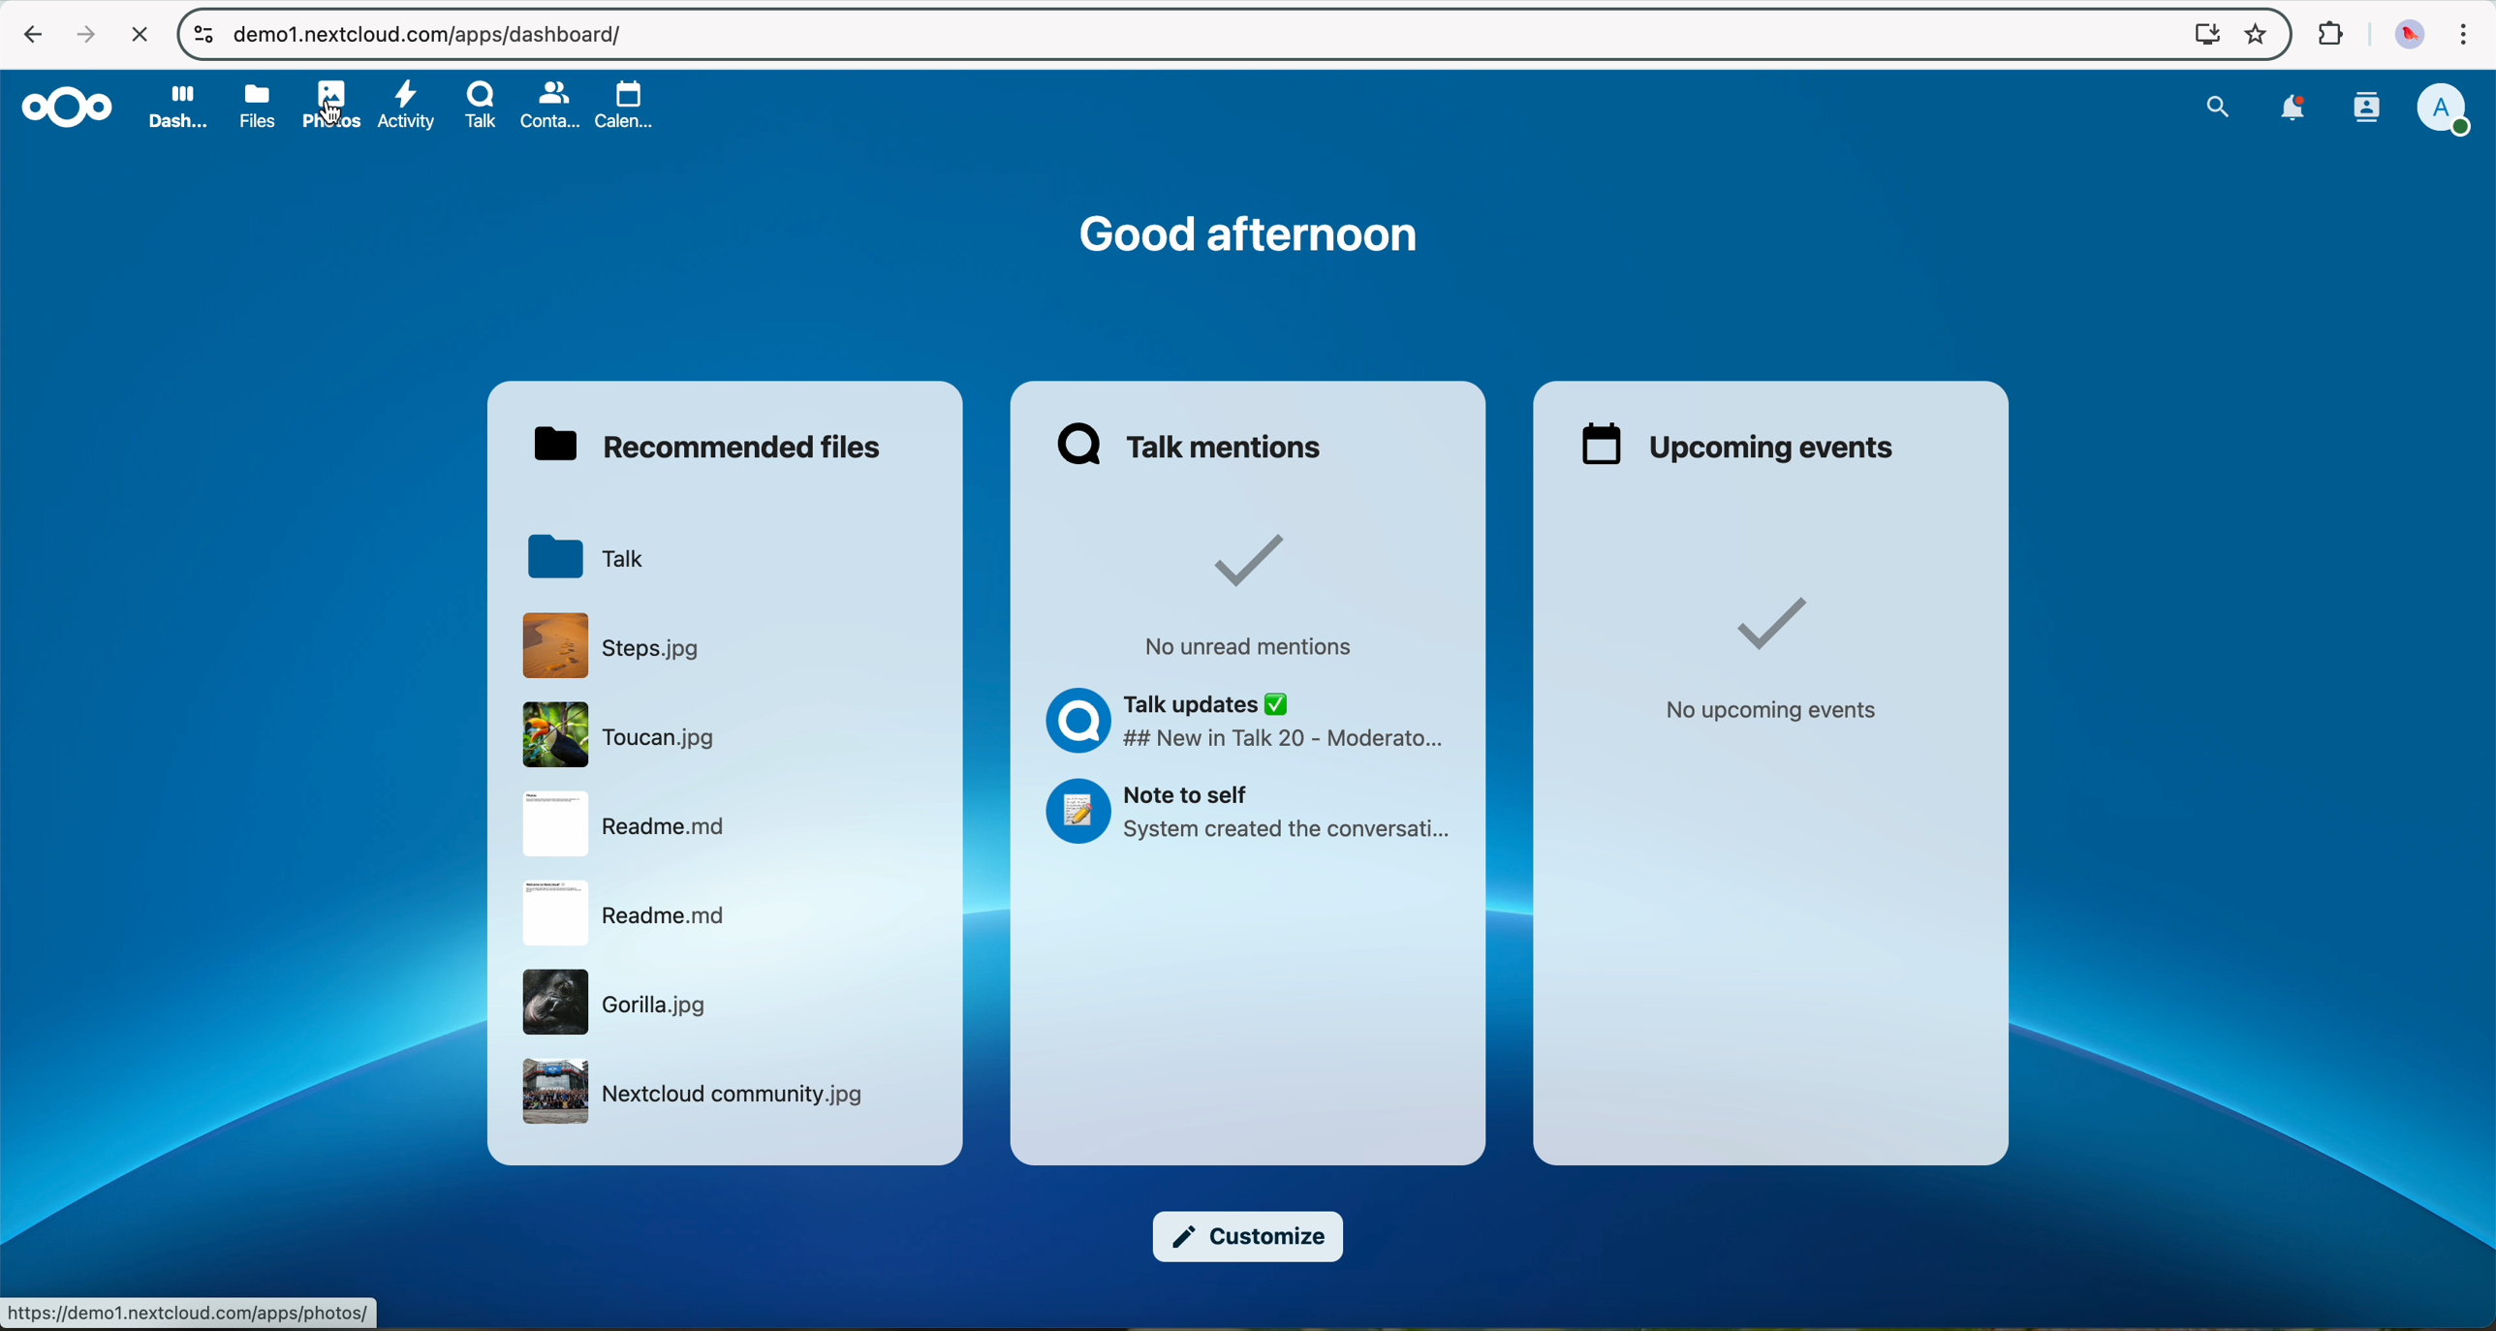 The image size is (2496, 1331). I want to click on profile, so click(2443, 110).